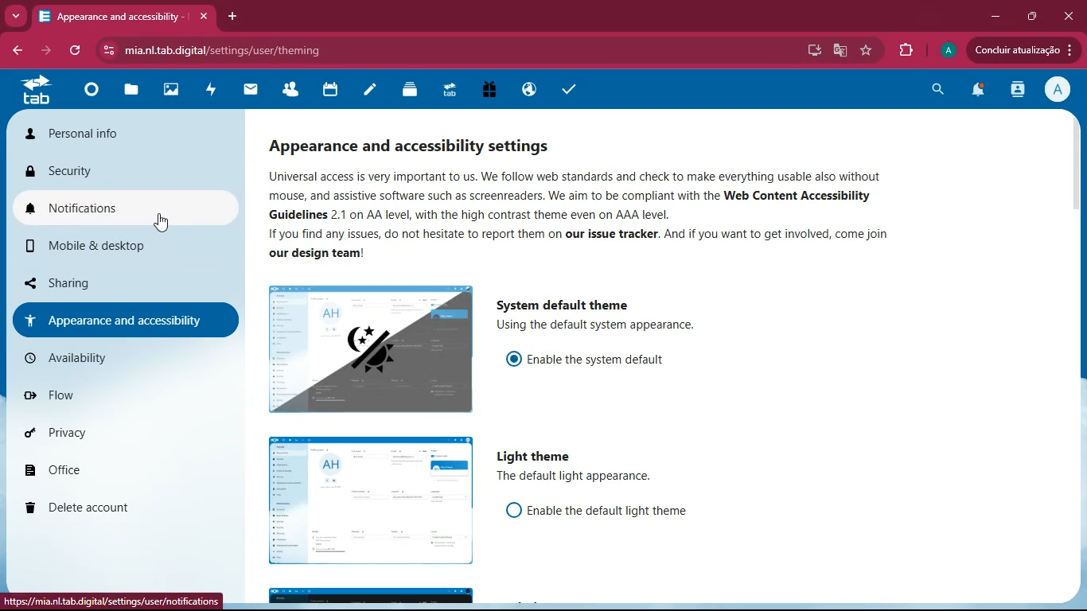 This screenshot has height=611, width=1087. I want to click on desktop, so click(811, 50).